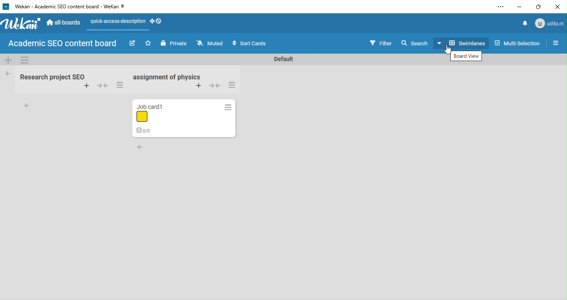  What do you see at coordinates (141, 148) in the screenshot?
I see `add` at bounding box center [141, 148].